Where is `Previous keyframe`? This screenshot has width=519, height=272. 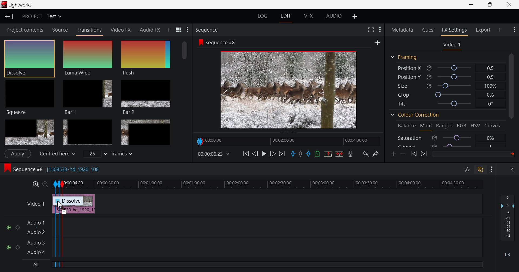 Previous keyframe is located at coordinates (414, 154).